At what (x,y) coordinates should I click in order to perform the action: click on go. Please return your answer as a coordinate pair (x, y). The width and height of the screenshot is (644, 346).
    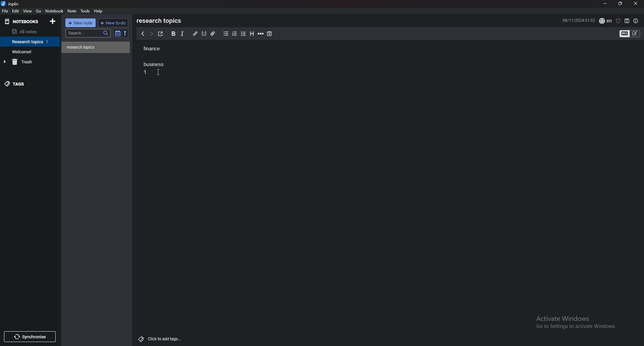
    Looking at the image, I should click on (38, 11).